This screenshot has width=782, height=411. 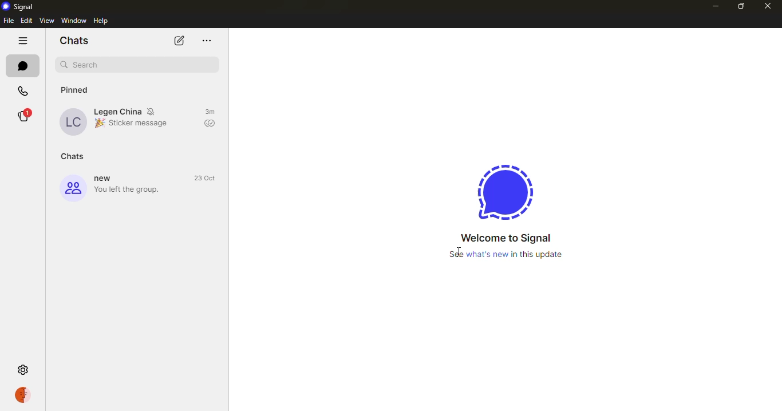 I want to click on See what's new in this update, so click(x=506, y=256).